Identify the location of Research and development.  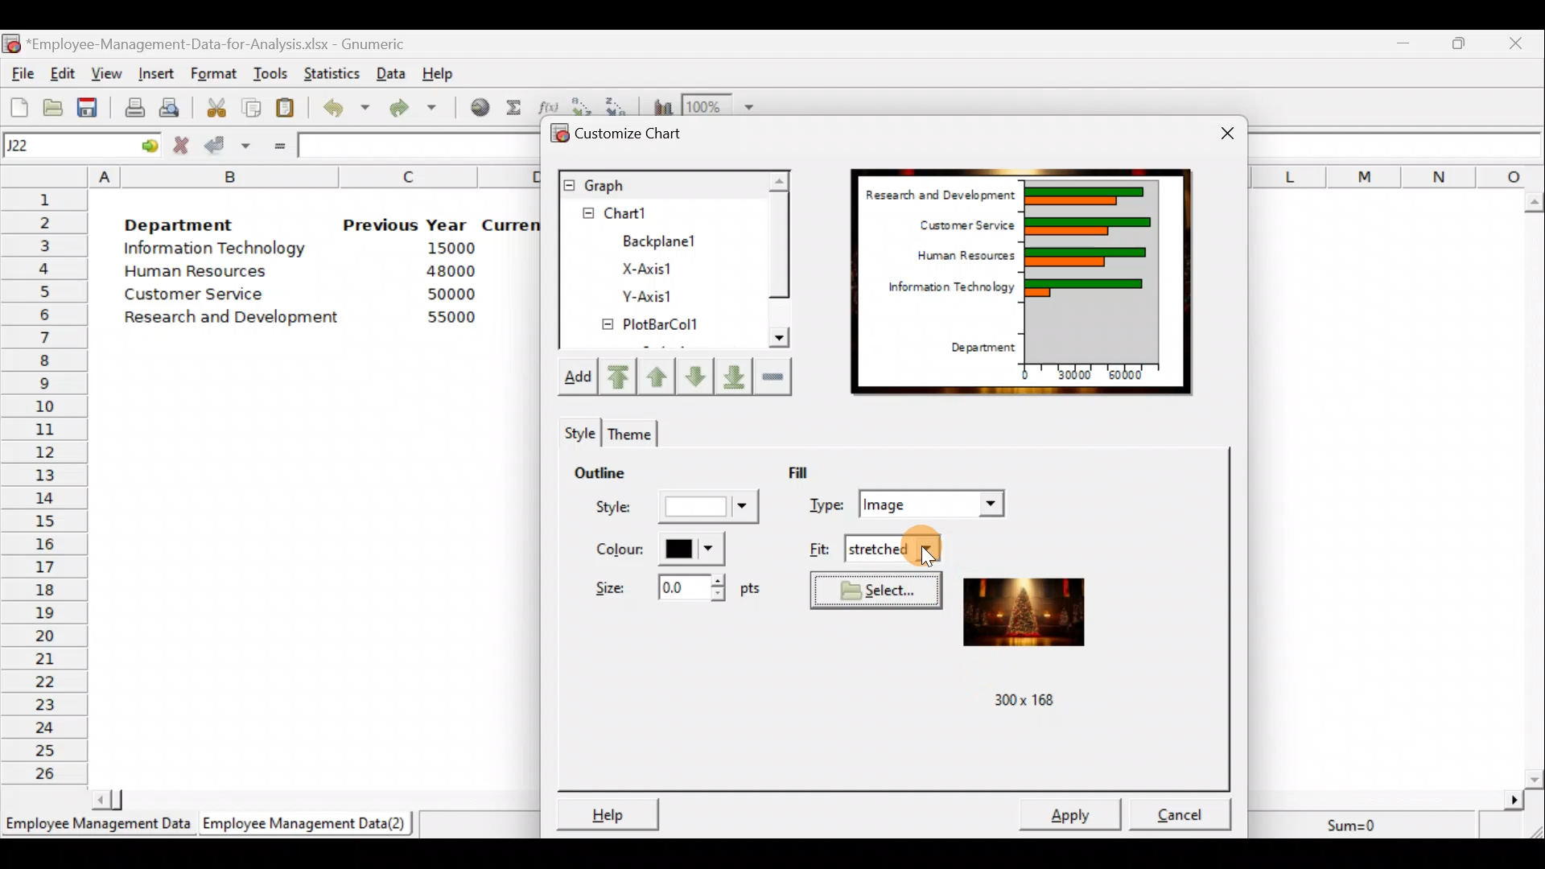
(233, 315).